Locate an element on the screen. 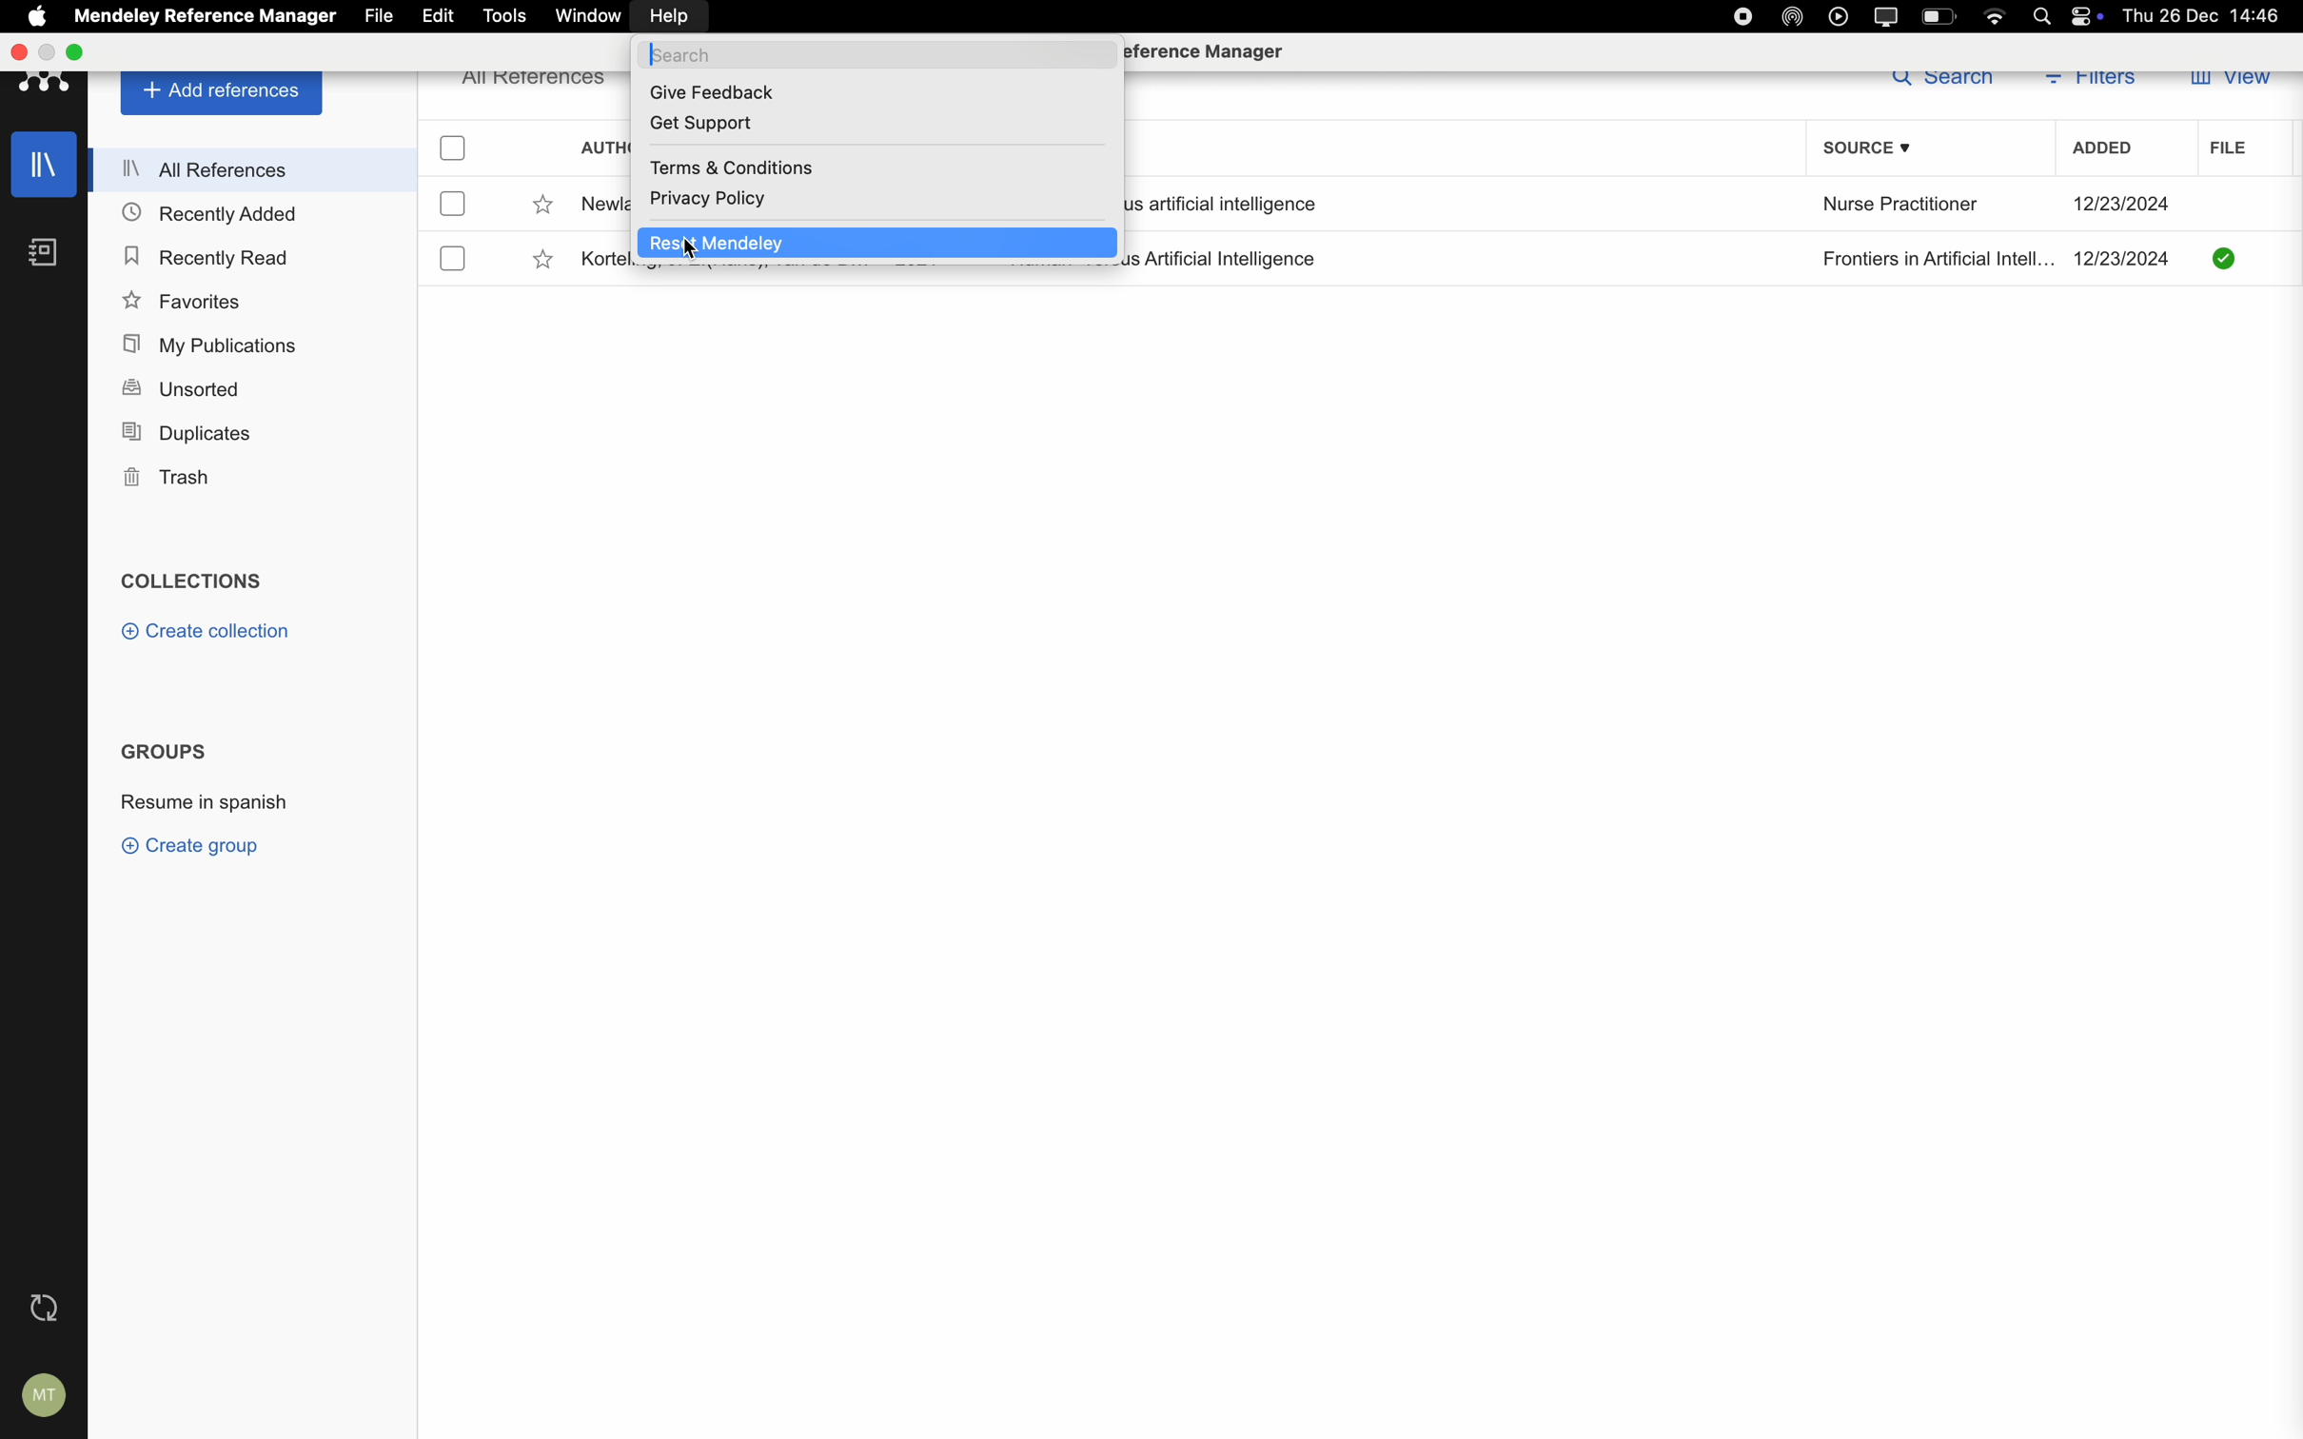  play is located at coordinates (1837, 16).